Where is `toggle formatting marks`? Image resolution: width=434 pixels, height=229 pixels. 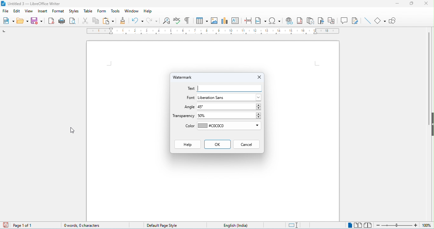 toggle formatting marks is located at coordinates (187, 20).